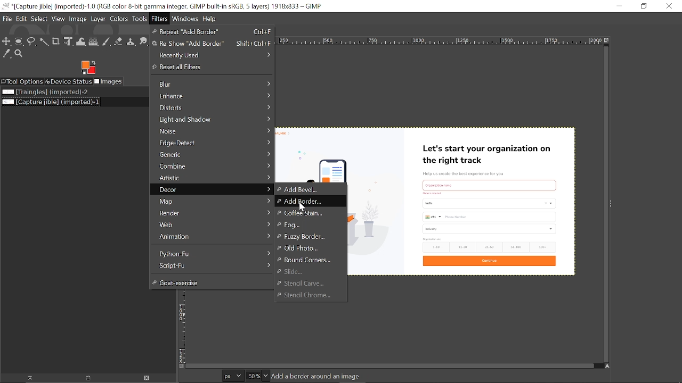 The height and width of the screenshot is (383, 682). Describe the element at coordinates (643, 6) in the screenshot. I see `Restore down` at that location.